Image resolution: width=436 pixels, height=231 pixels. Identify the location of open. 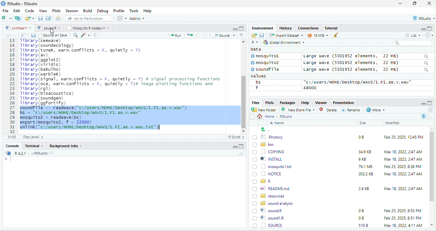
(190, 35).